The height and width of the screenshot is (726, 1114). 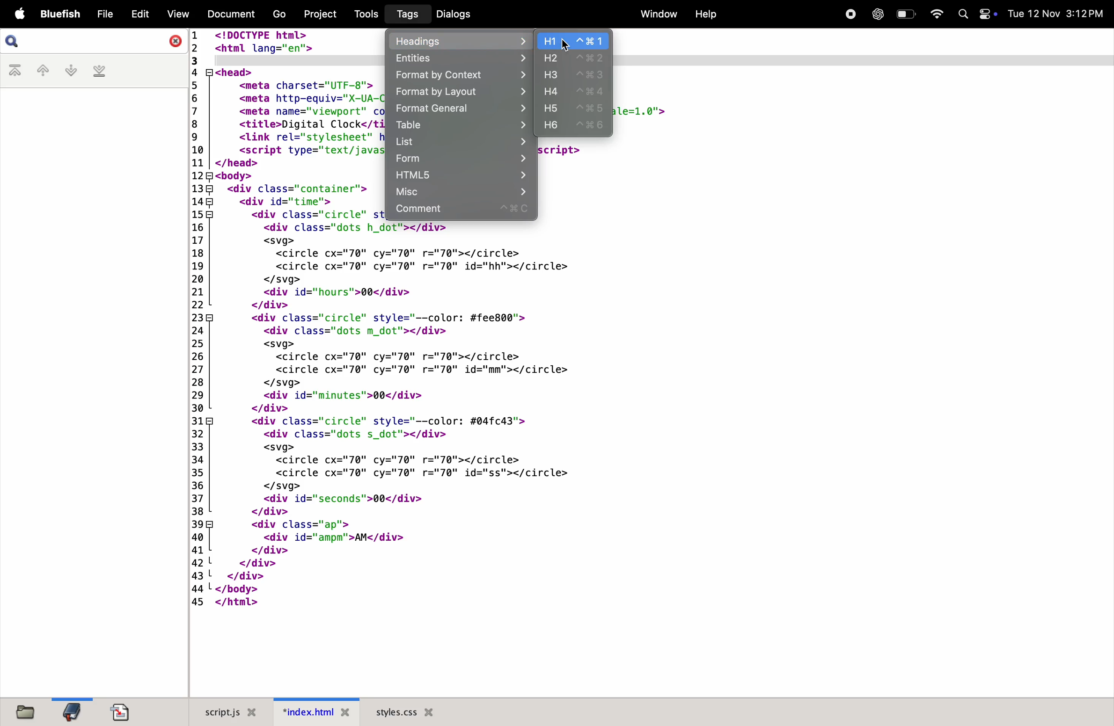 I want to click on last bookmark, so click(x=99, y=71).